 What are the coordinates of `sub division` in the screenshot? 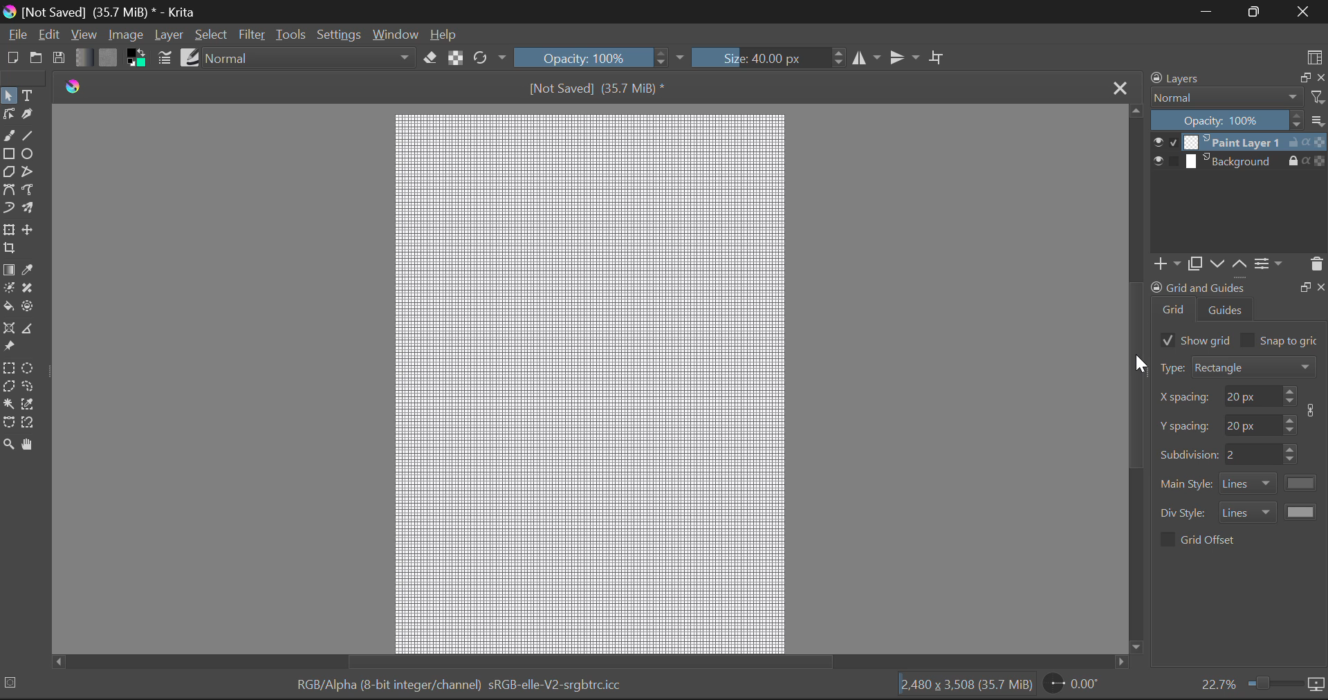 It's located at (1252, 454).